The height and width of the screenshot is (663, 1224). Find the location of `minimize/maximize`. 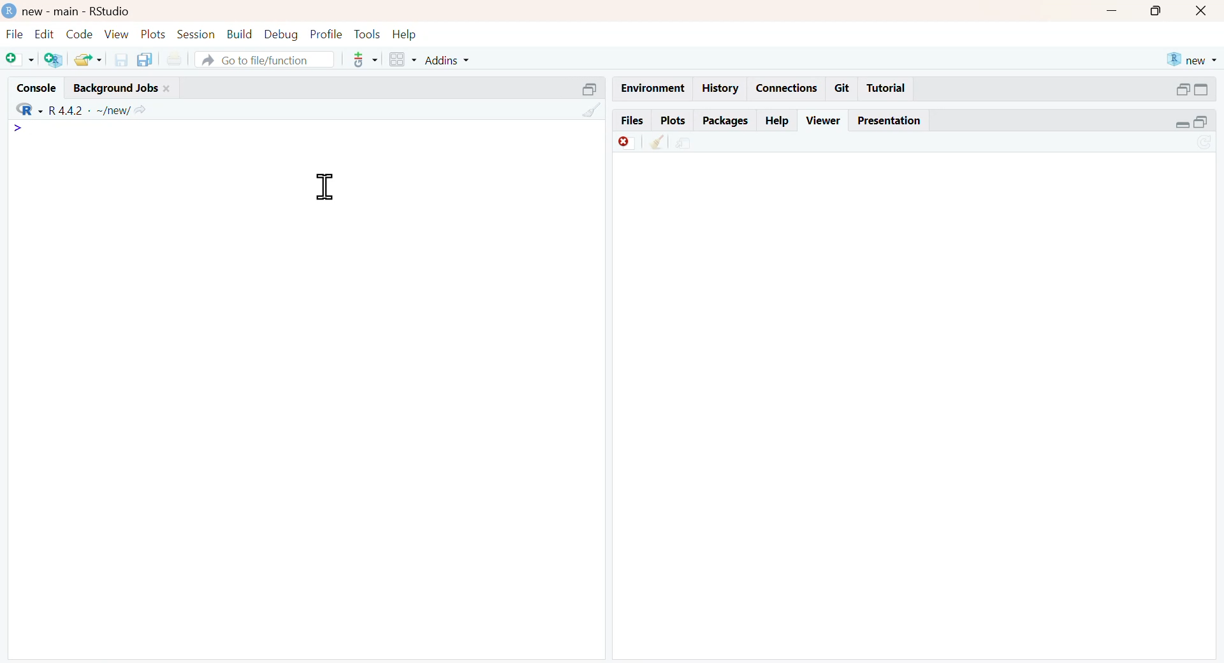

minimize/maximize is located at coordinates (1191, 122).